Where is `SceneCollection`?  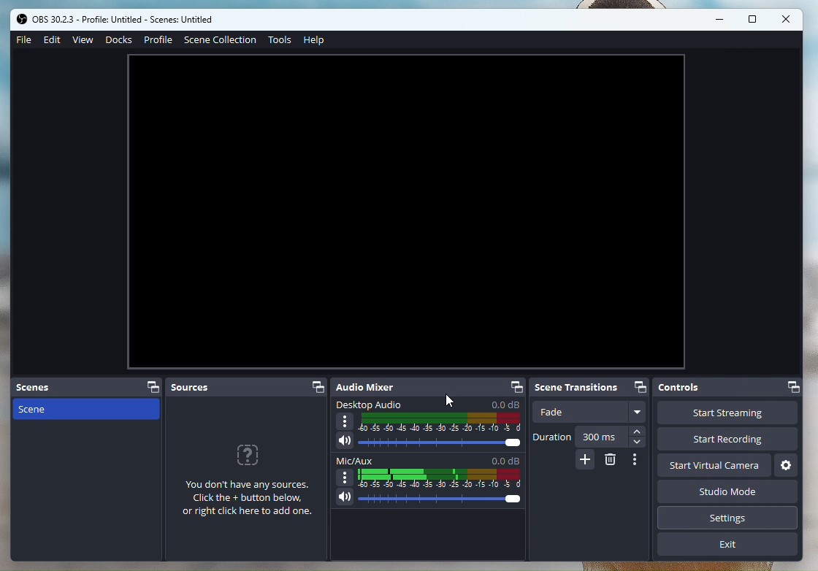
SceneCollection is located at coordinates (220, 39).